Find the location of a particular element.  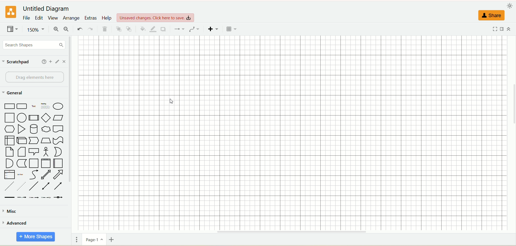

bidirectional arrow is located at coordinates (46, 175).